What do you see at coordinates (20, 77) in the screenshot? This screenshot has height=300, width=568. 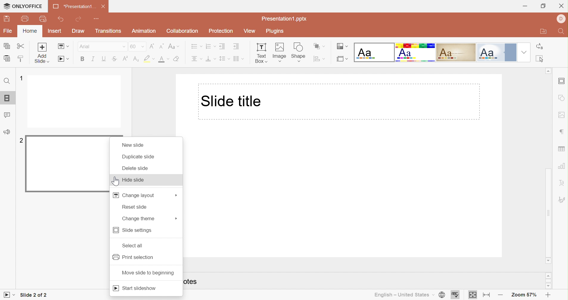 I see `1` at bounding box center [20, 77].